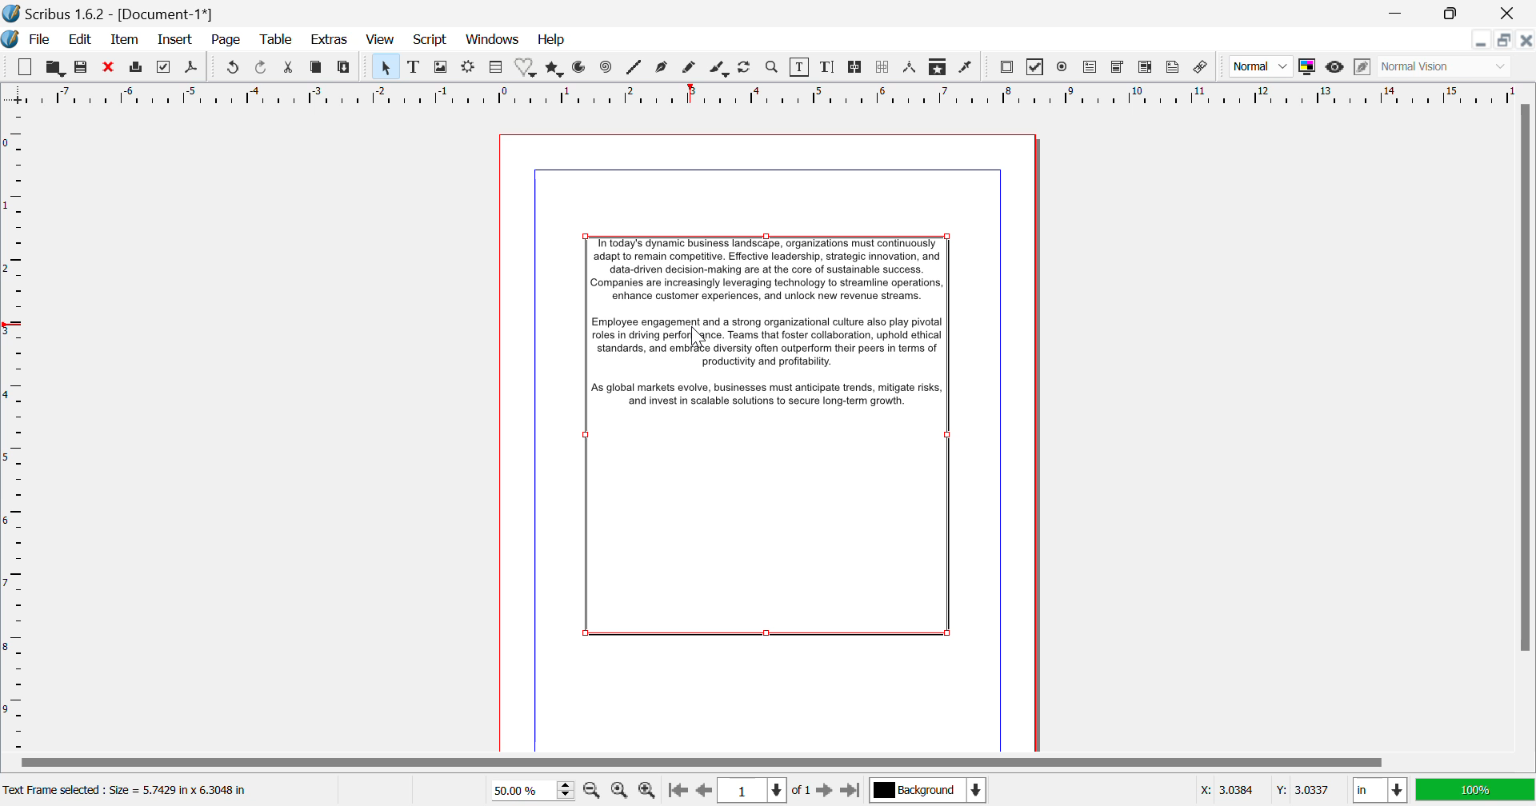 This screenshot has width=1536, height=806. I want to click on Next Page, so click(826, 791).